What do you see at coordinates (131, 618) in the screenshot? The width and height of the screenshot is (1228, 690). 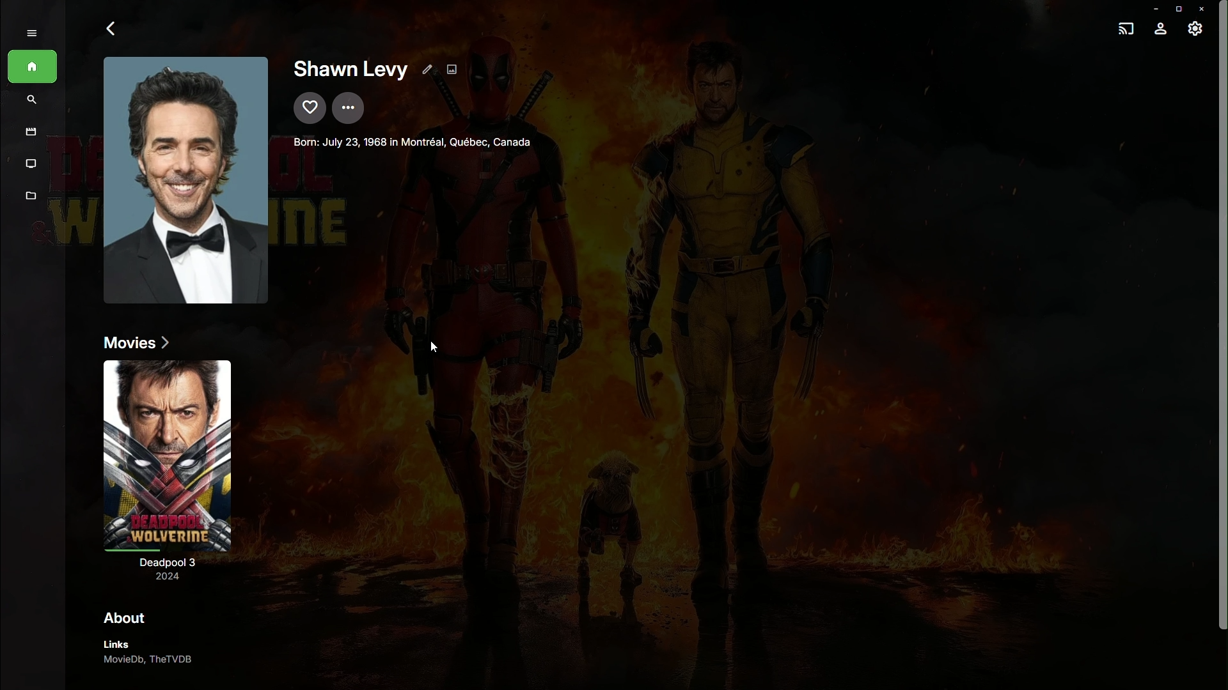 I see `About` at bounding box center [131, 618].